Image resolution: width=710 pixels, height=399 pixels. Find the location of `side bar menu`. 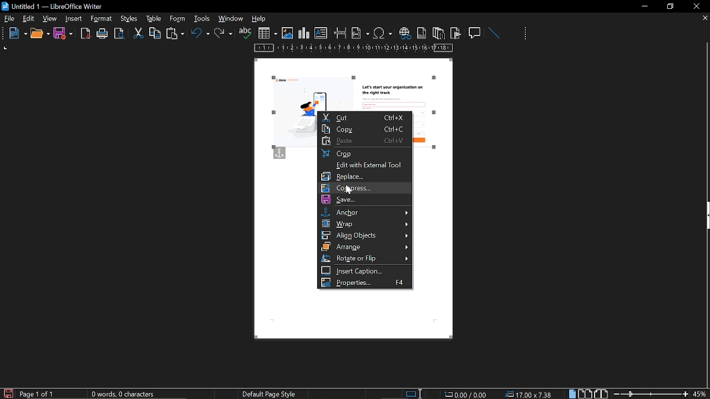

side bar menu is located at coordinates (706, 216).